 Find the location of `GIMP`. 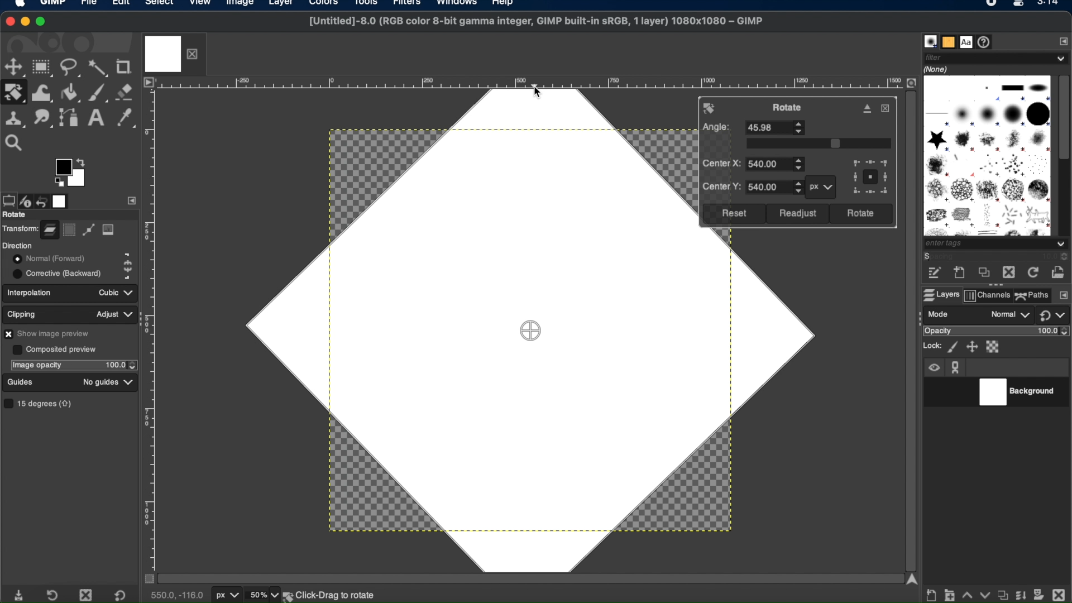

GIMP is located at coordinates (54, 4).